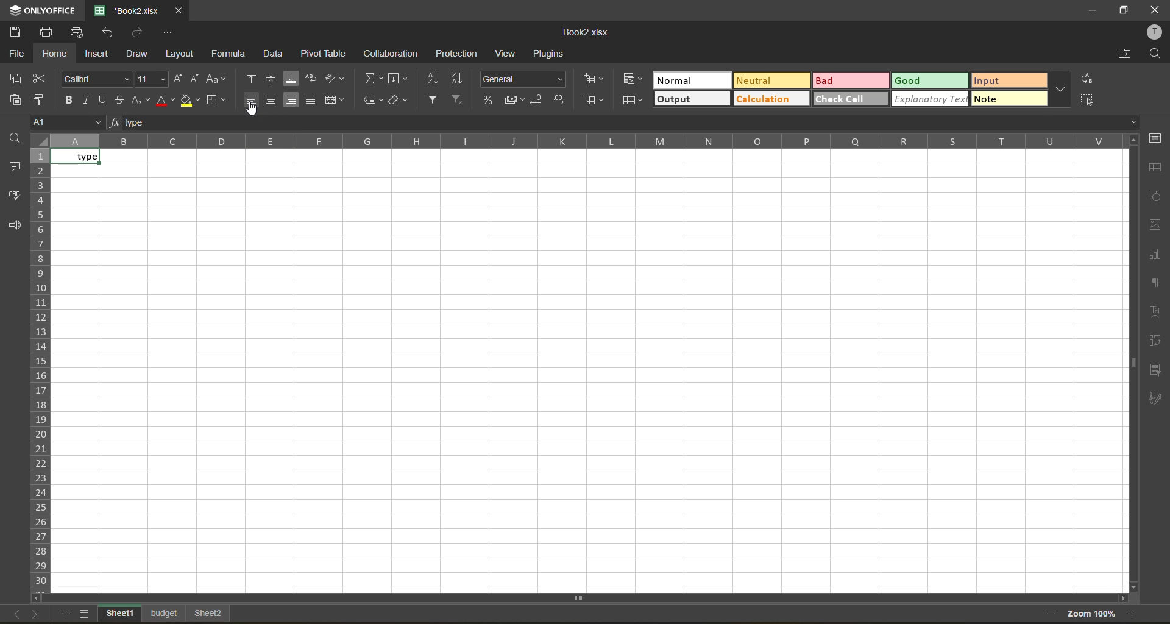 Image resolution: width=1170 pixels, height=624 pixels. Describe the element at coordinates (41, 367) in the screenshot. I see `row numbers` at that location.